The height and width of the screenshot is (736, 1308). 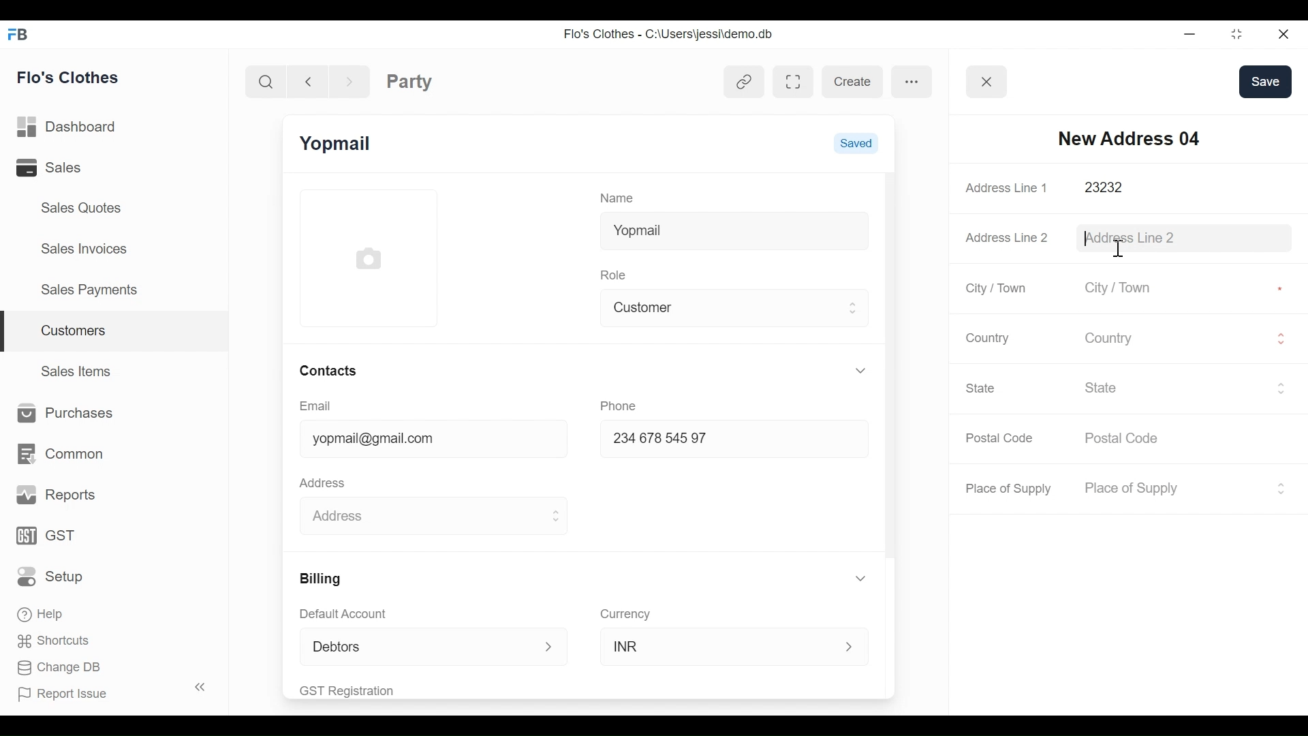 What do you see at coordinates (1175, 387) in the screenshot?
I see `State` at bounding box center [1175, 387].